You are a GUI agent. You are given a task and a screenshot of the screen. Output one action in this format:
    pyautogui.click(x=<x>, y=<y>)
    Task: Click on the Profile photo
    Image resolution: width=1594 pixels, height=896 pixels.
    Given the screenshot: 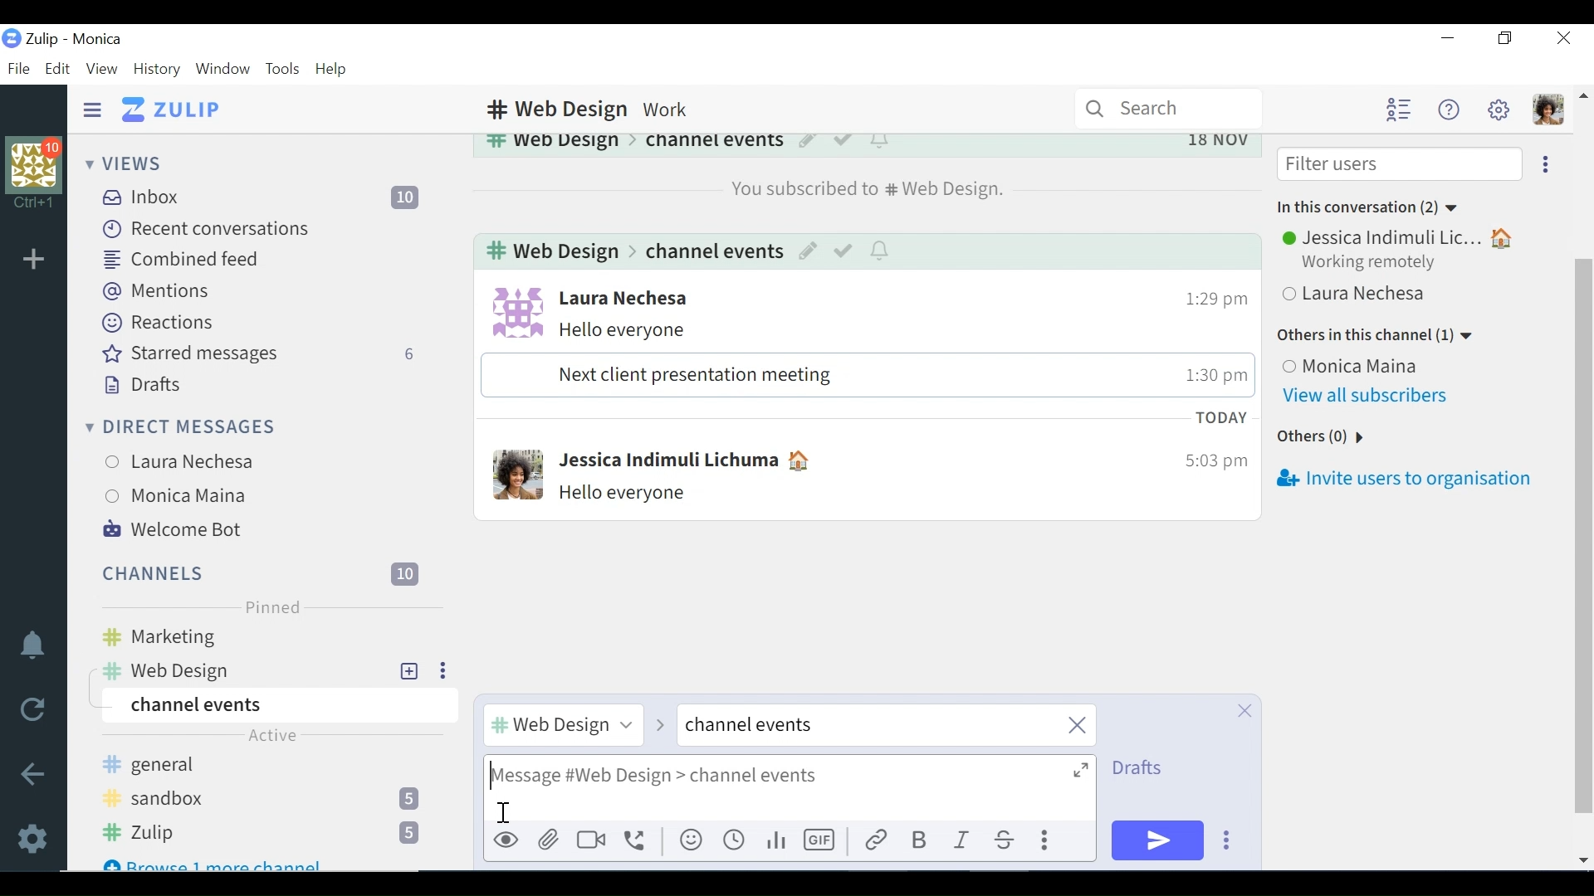 What is the action you would take?
    pyautogui.click(x=516, y=474)
    